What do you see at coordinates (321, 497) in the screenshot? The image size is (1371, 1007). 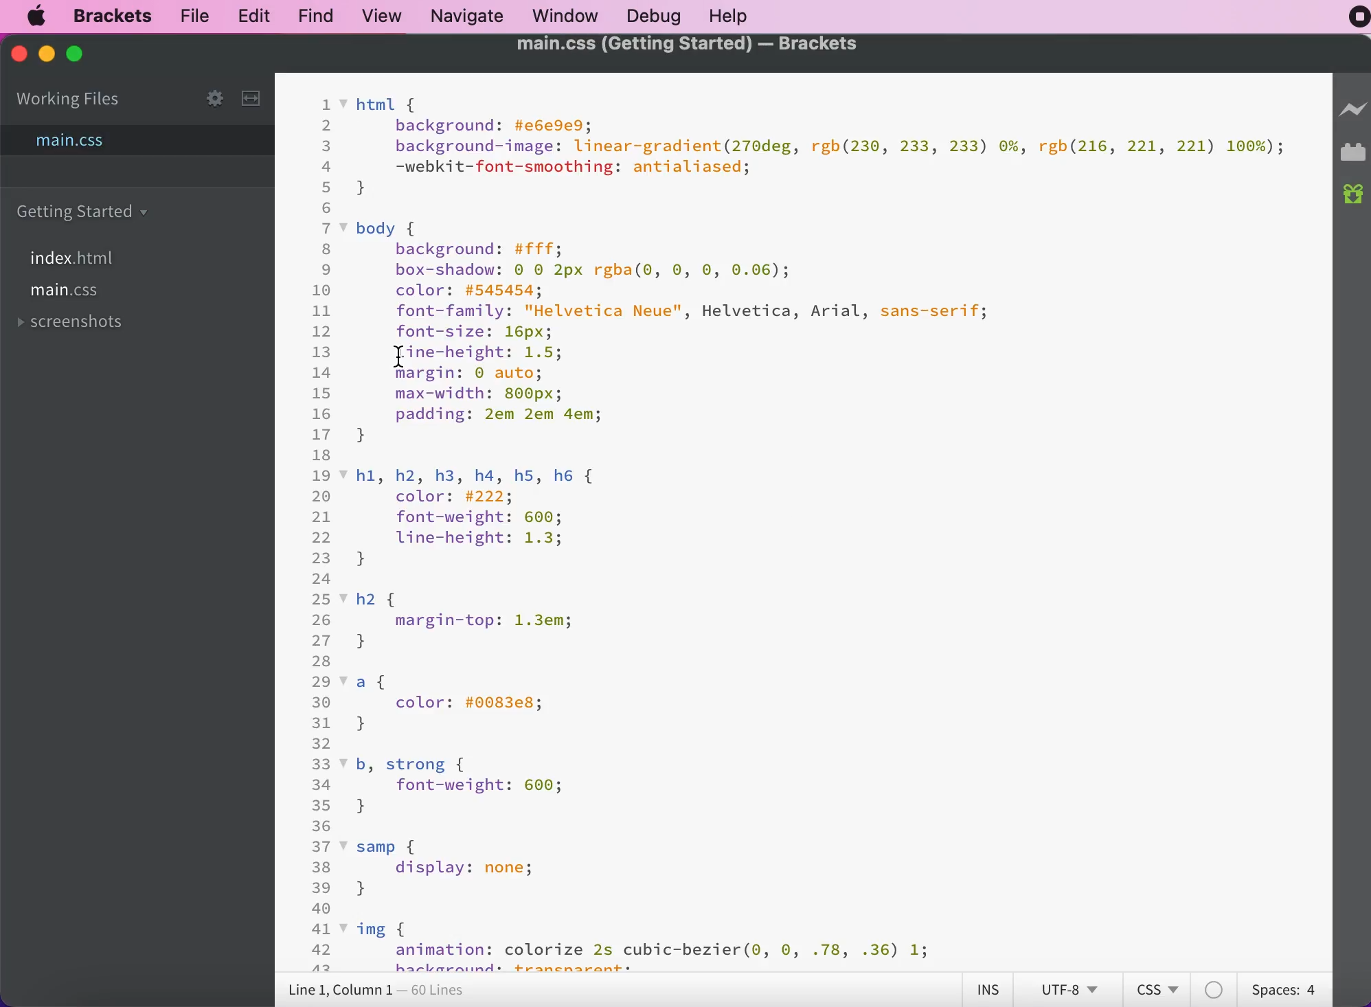 I see `20` at bounding box center [321, 497].